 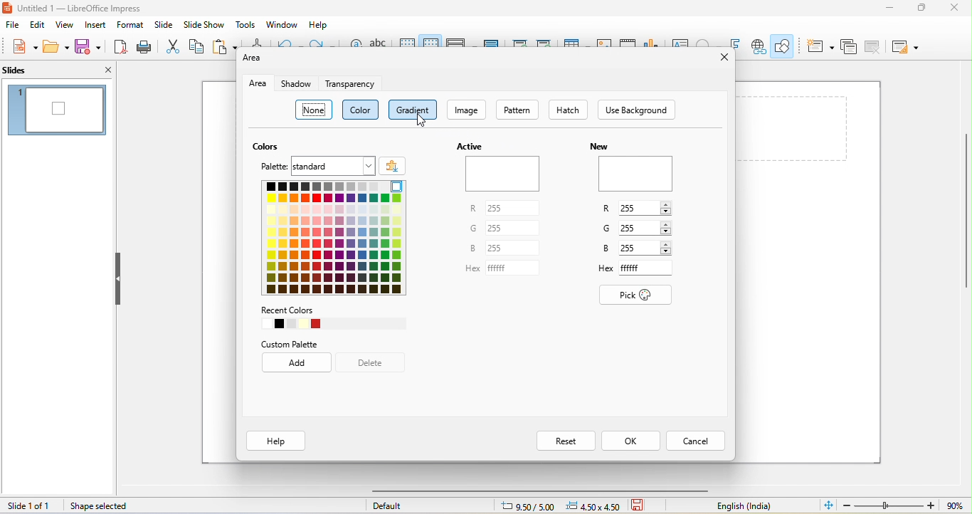 I want to click on B, so click(x=608, y=248).